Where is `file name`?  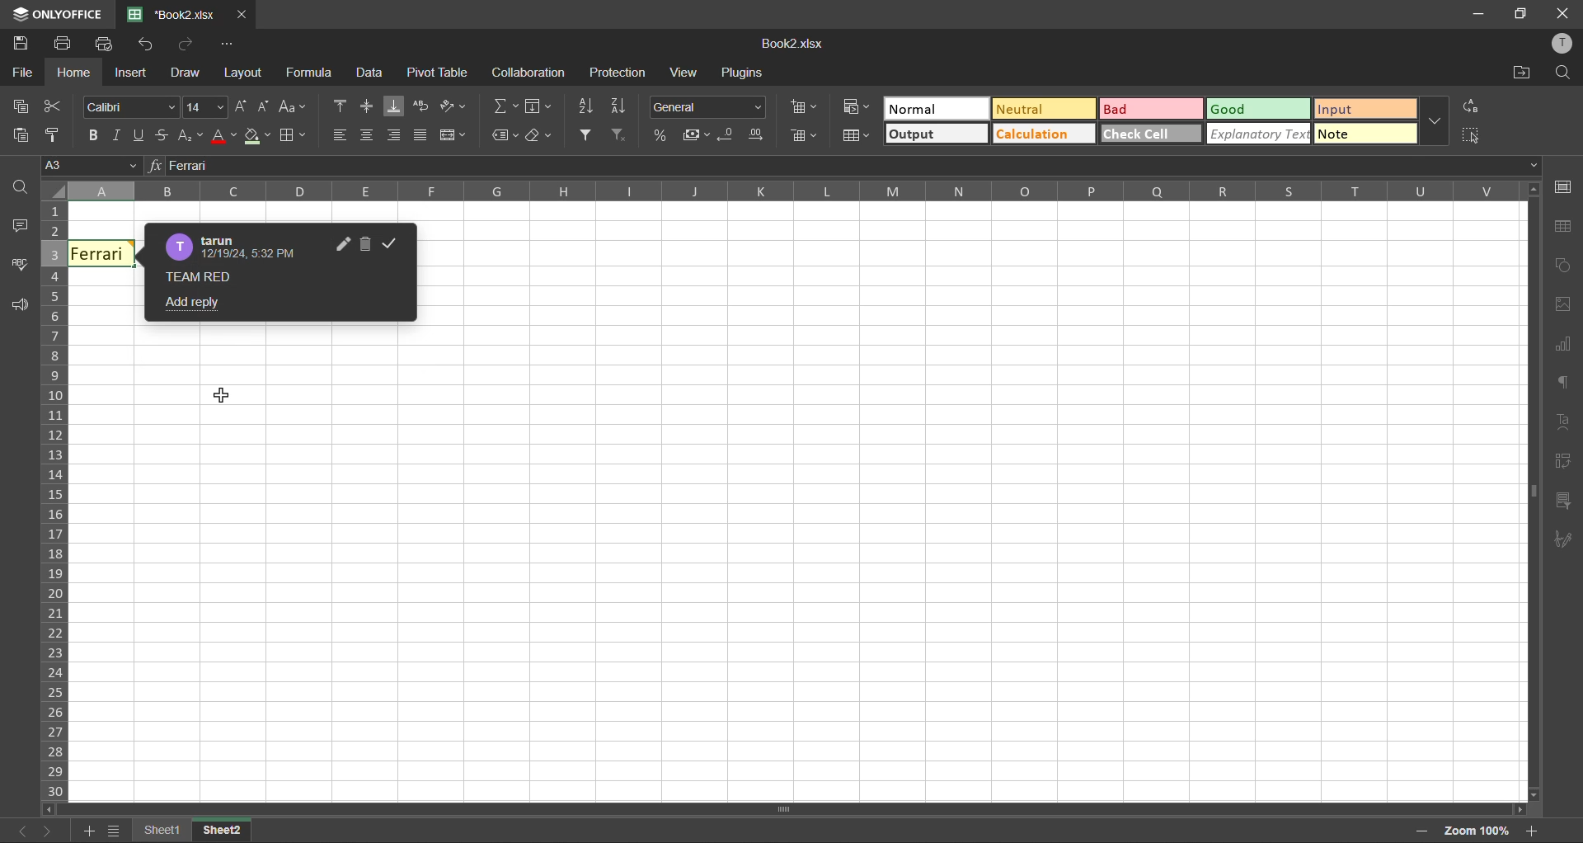 file name is located at coordinates (794, 44).